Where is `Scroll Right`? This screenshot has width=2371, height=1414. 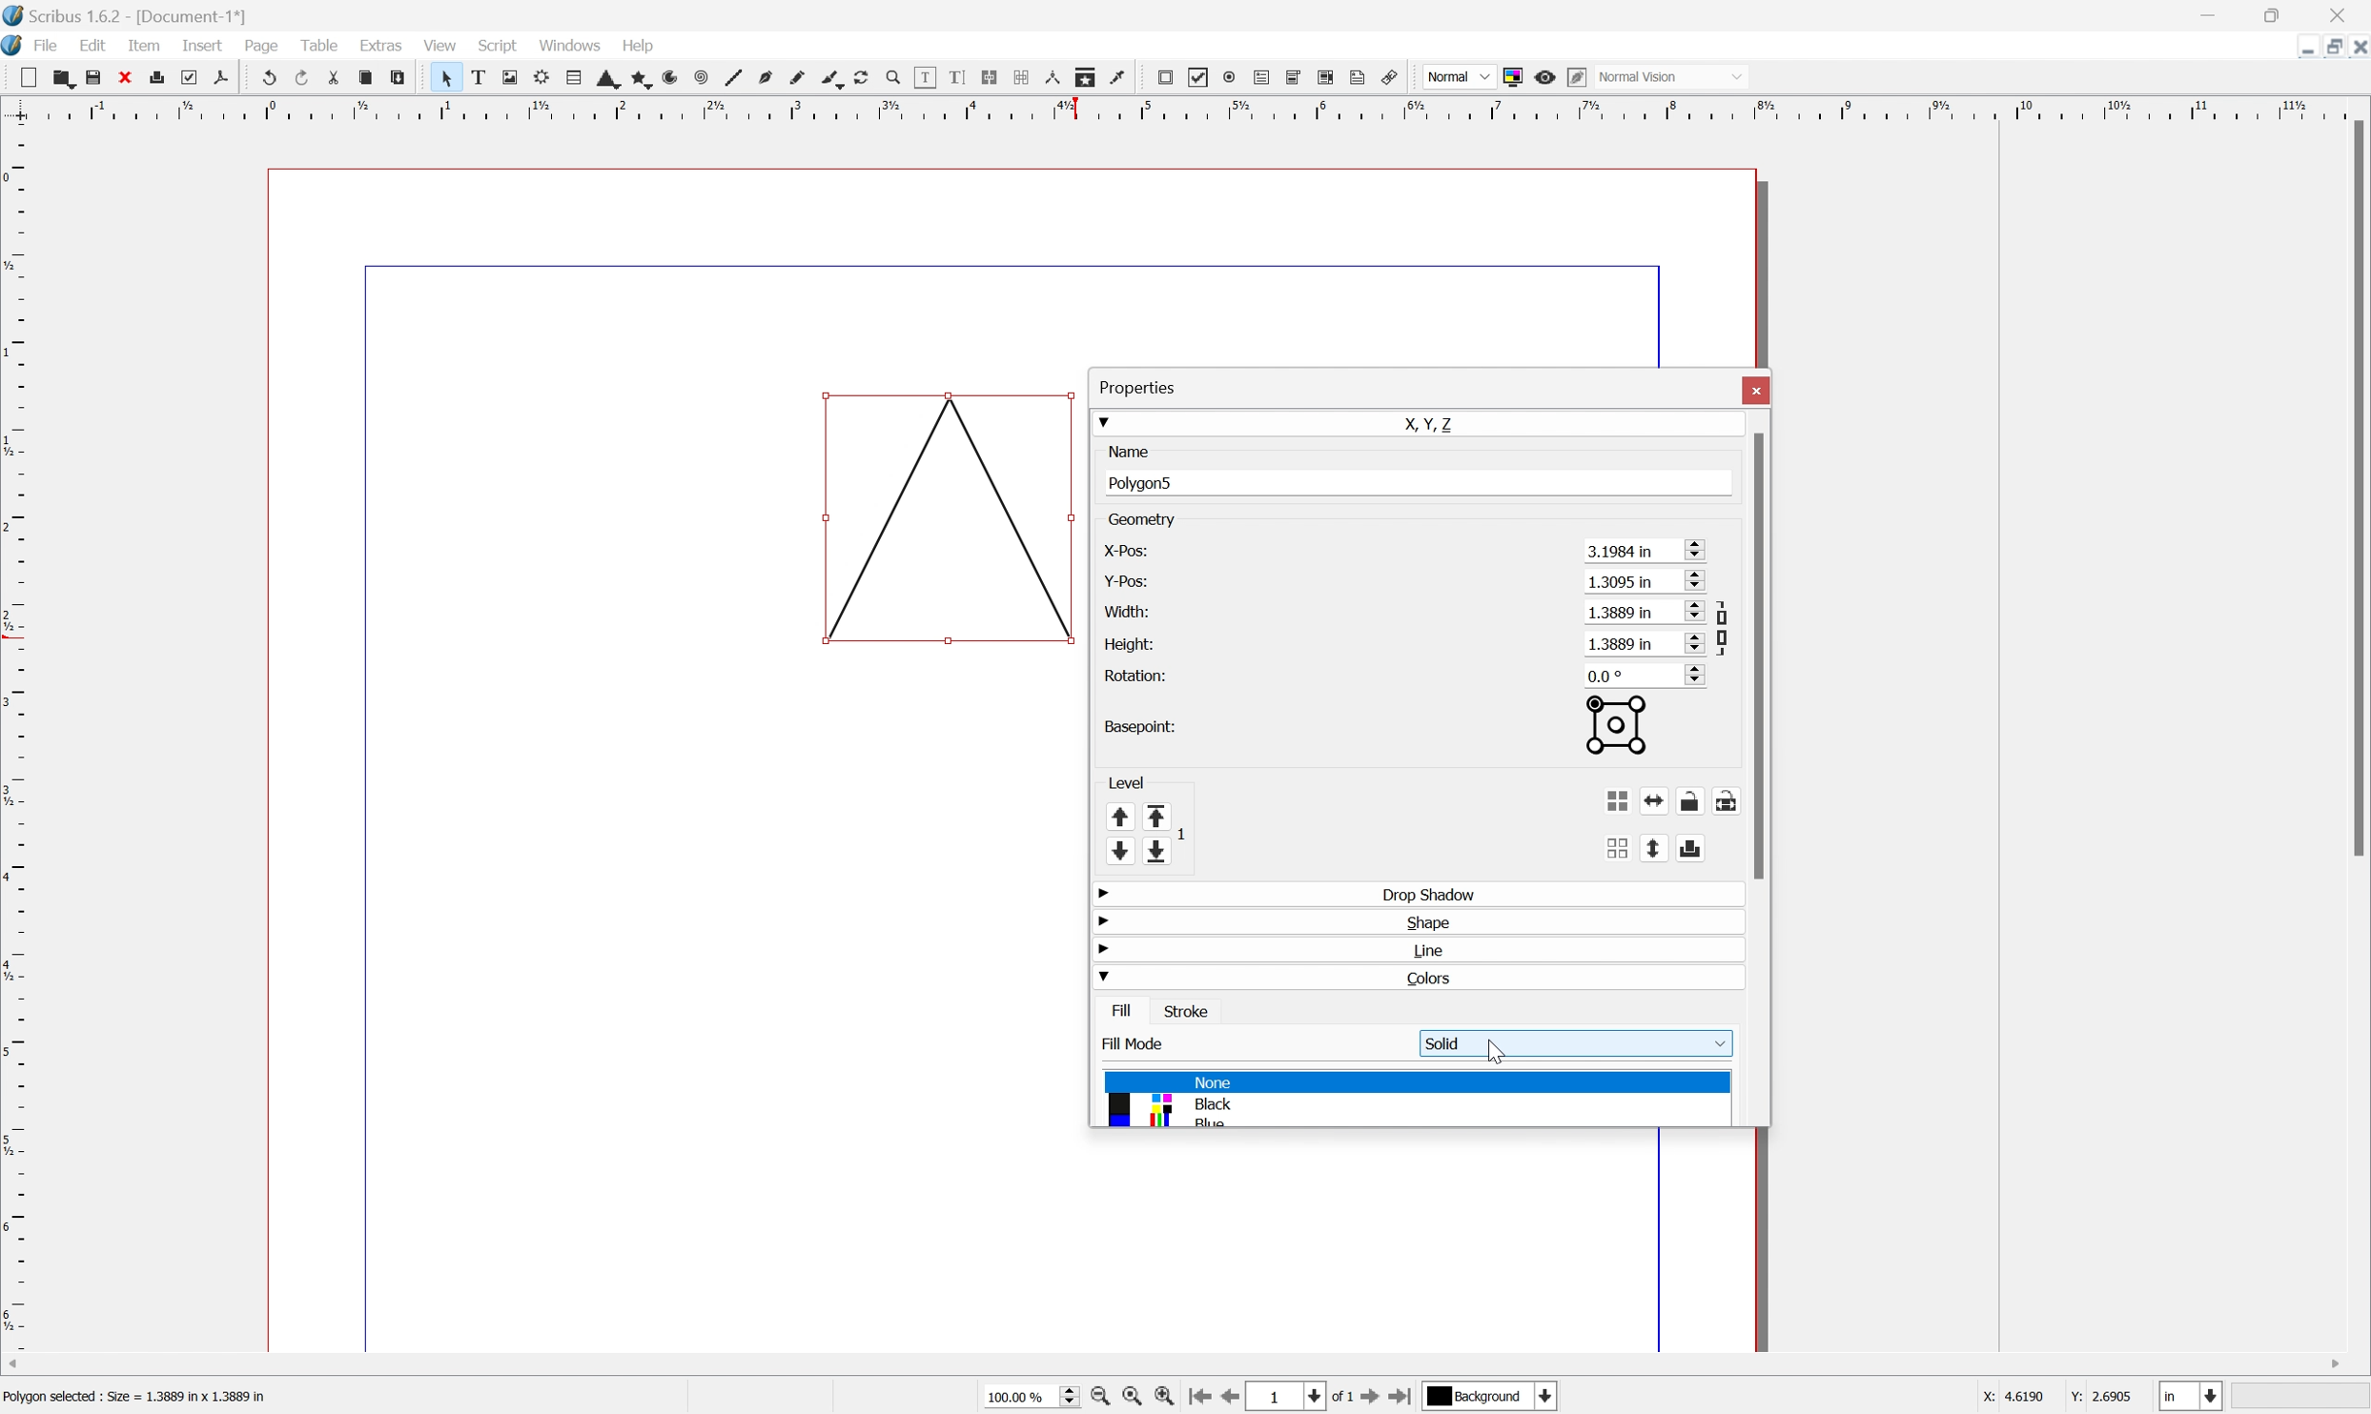
Scroll Right is located at coordinates (2331, 1365).